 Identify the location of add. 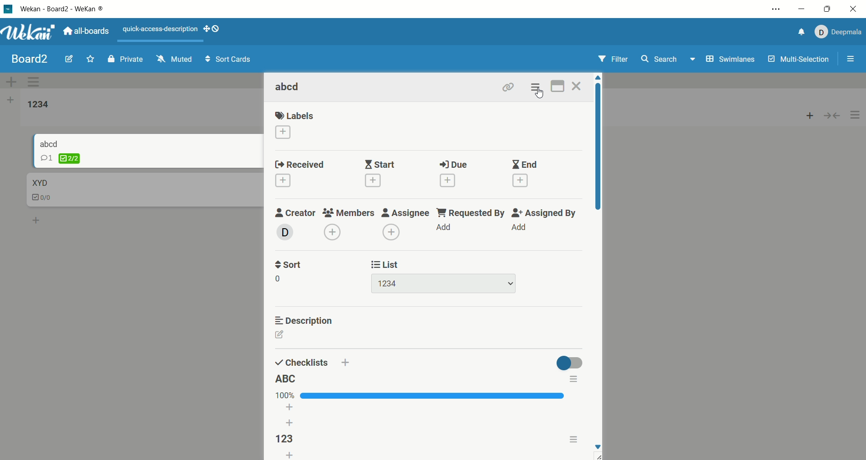
(33, 219).